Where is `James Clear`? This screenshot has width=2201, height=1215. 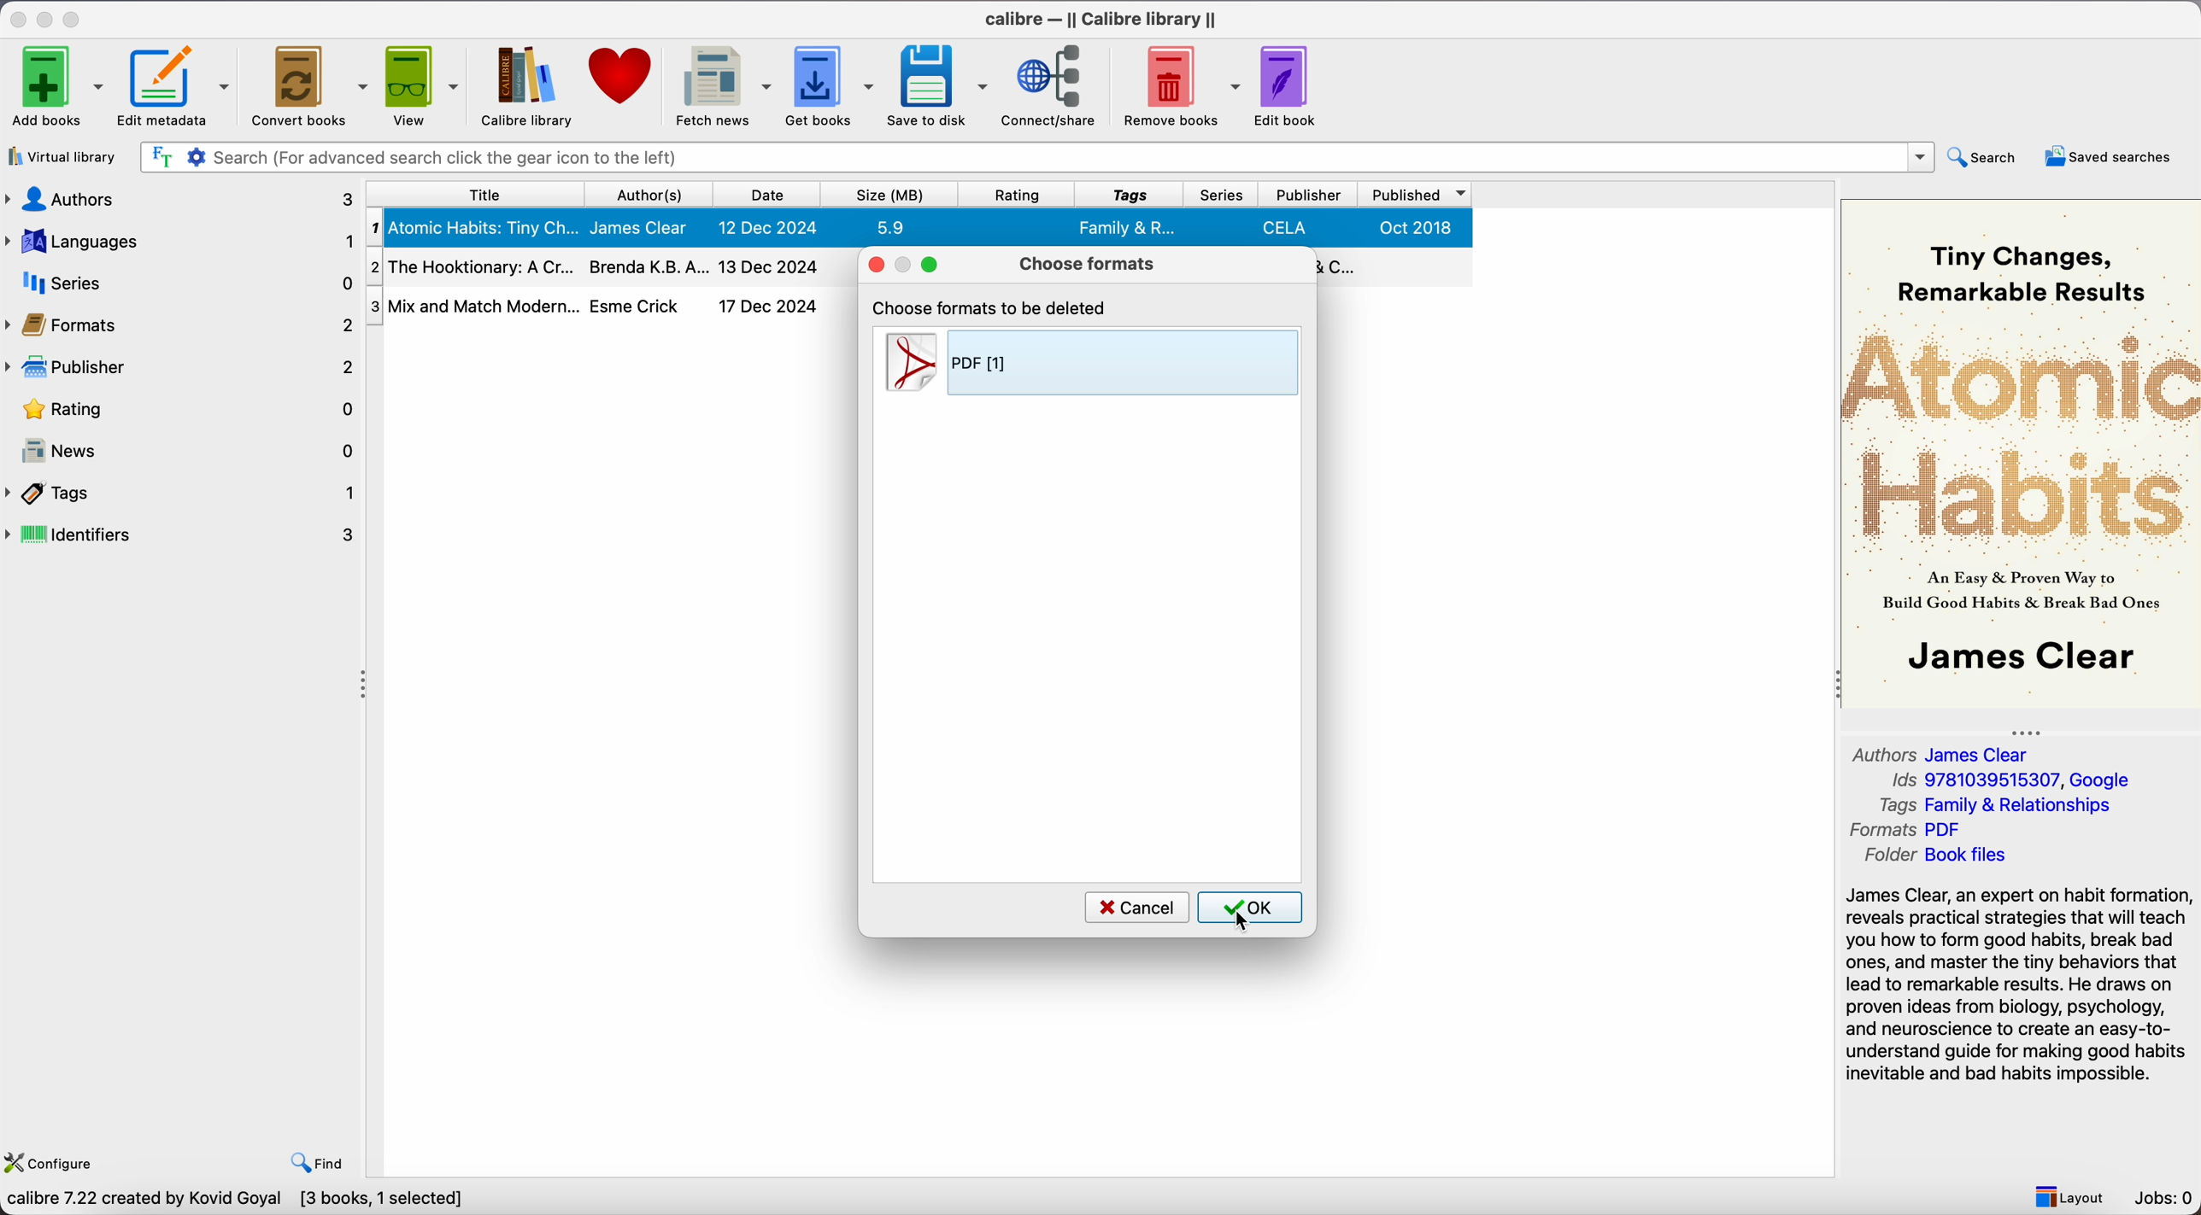 James Clear is located at coordinates (641, 228).